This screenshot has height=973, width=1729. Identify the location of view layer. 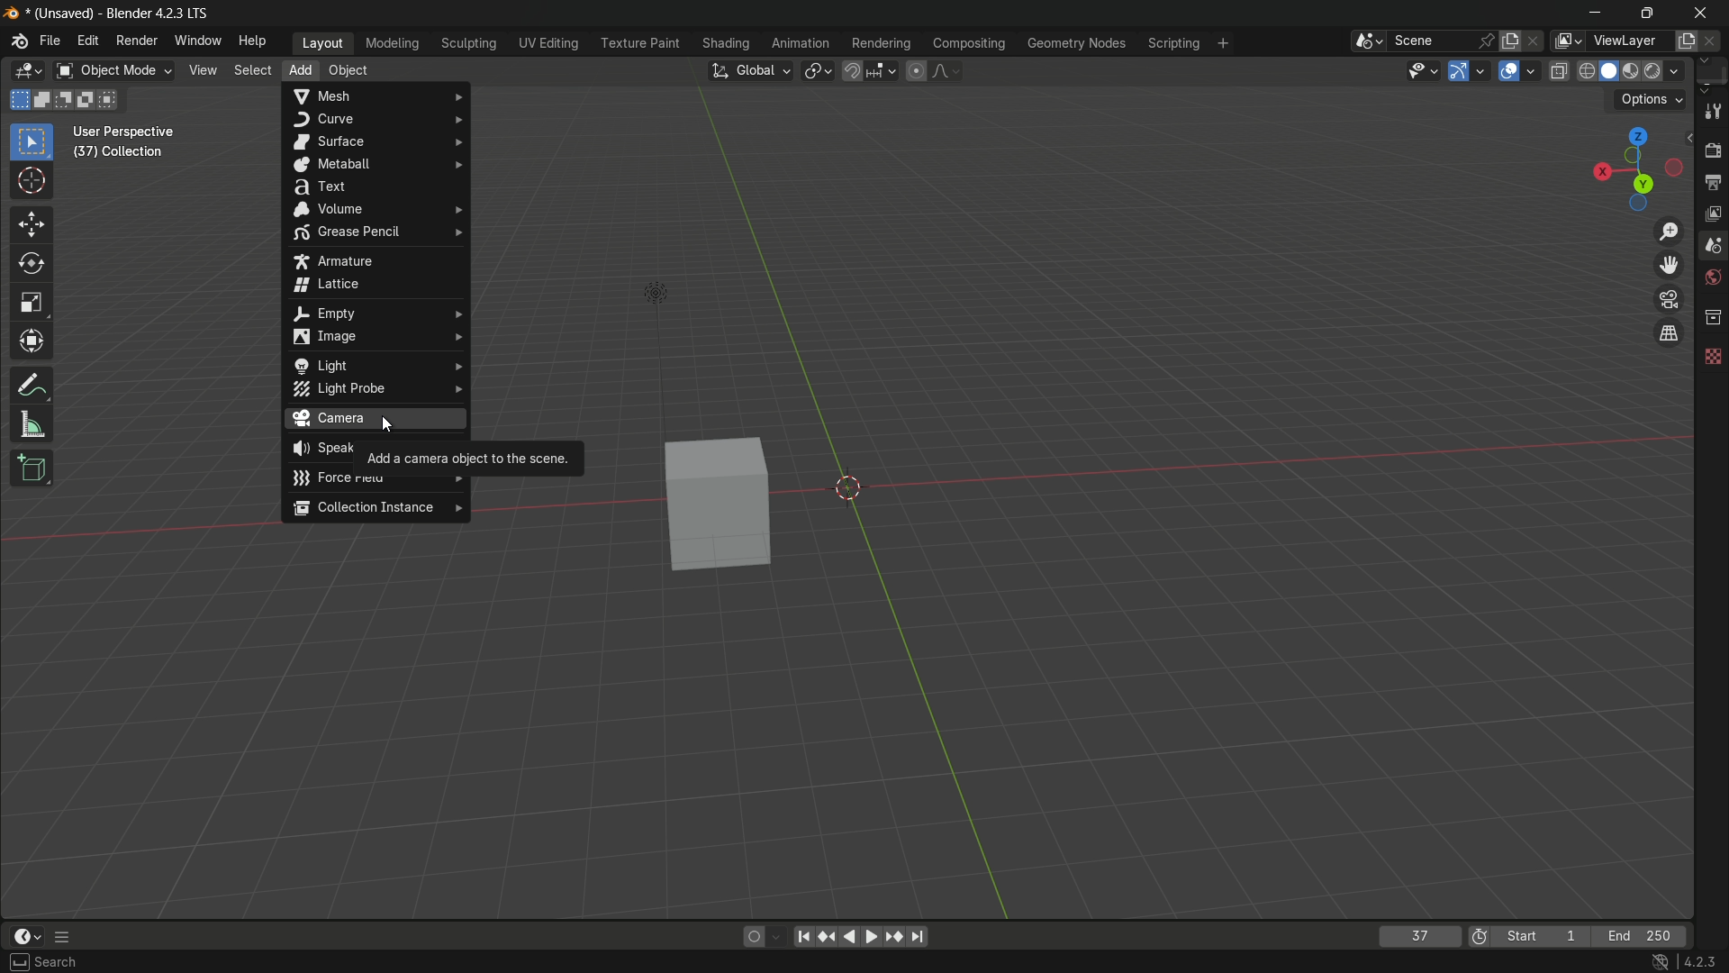
(1569, 41).